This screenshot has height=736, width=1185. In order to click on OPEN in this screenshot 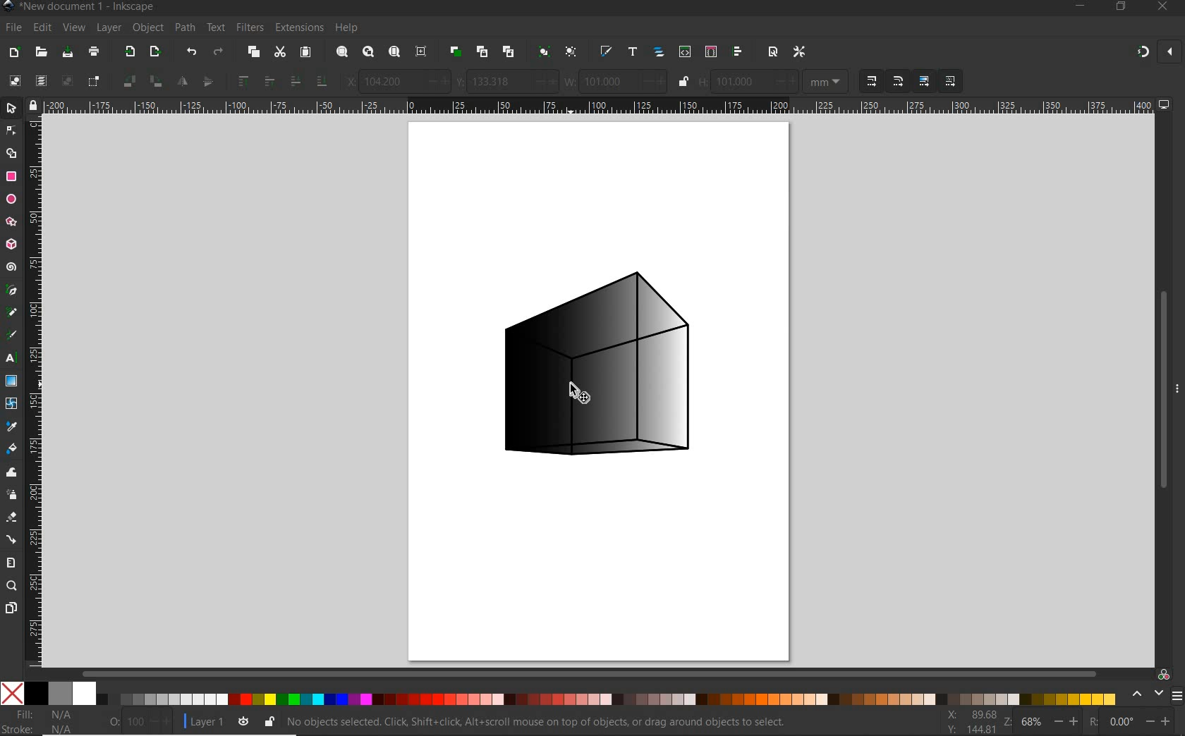, I will do `click(42, 52)`.